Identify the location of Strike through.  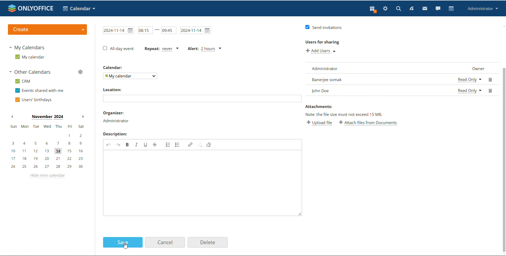
(155, 144).